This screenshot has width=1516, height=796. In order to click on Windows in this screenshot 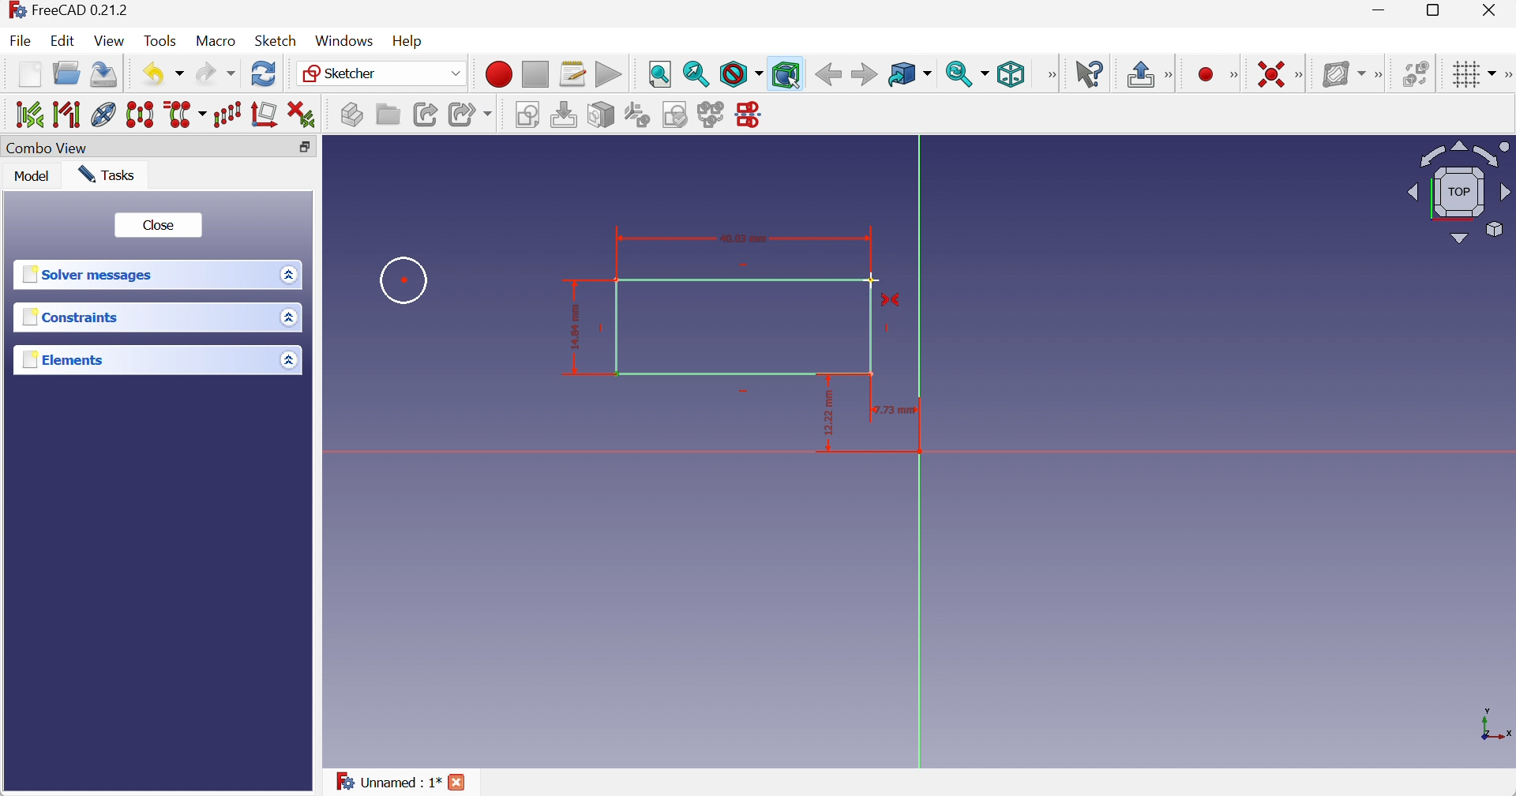, I will do `click(345, 41)`.